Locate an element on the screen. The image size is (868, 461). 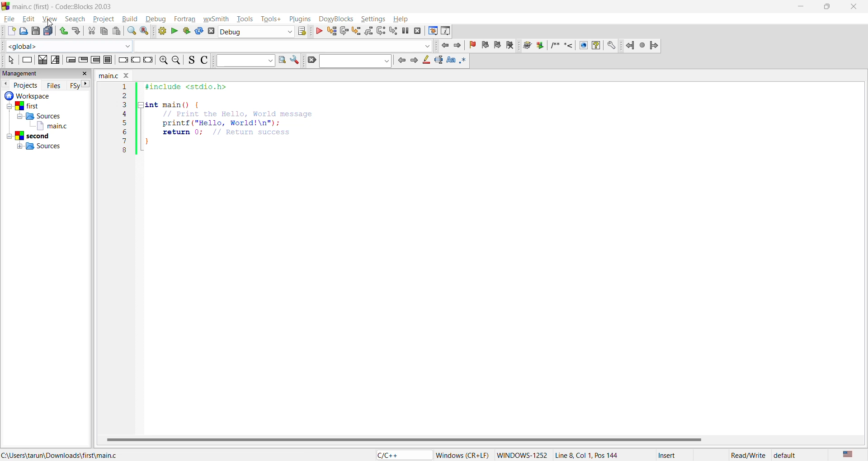
wxsmith is located at coordinates (217, 19).